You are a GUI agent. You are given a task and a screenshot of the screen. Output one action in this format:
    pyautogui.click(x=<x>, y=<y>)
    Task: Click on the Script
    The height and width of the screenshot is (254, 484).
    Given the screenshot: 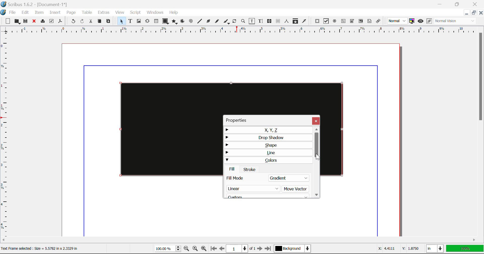 What is the action you would take?
    pyautogui.click(x=136, y=13)
    